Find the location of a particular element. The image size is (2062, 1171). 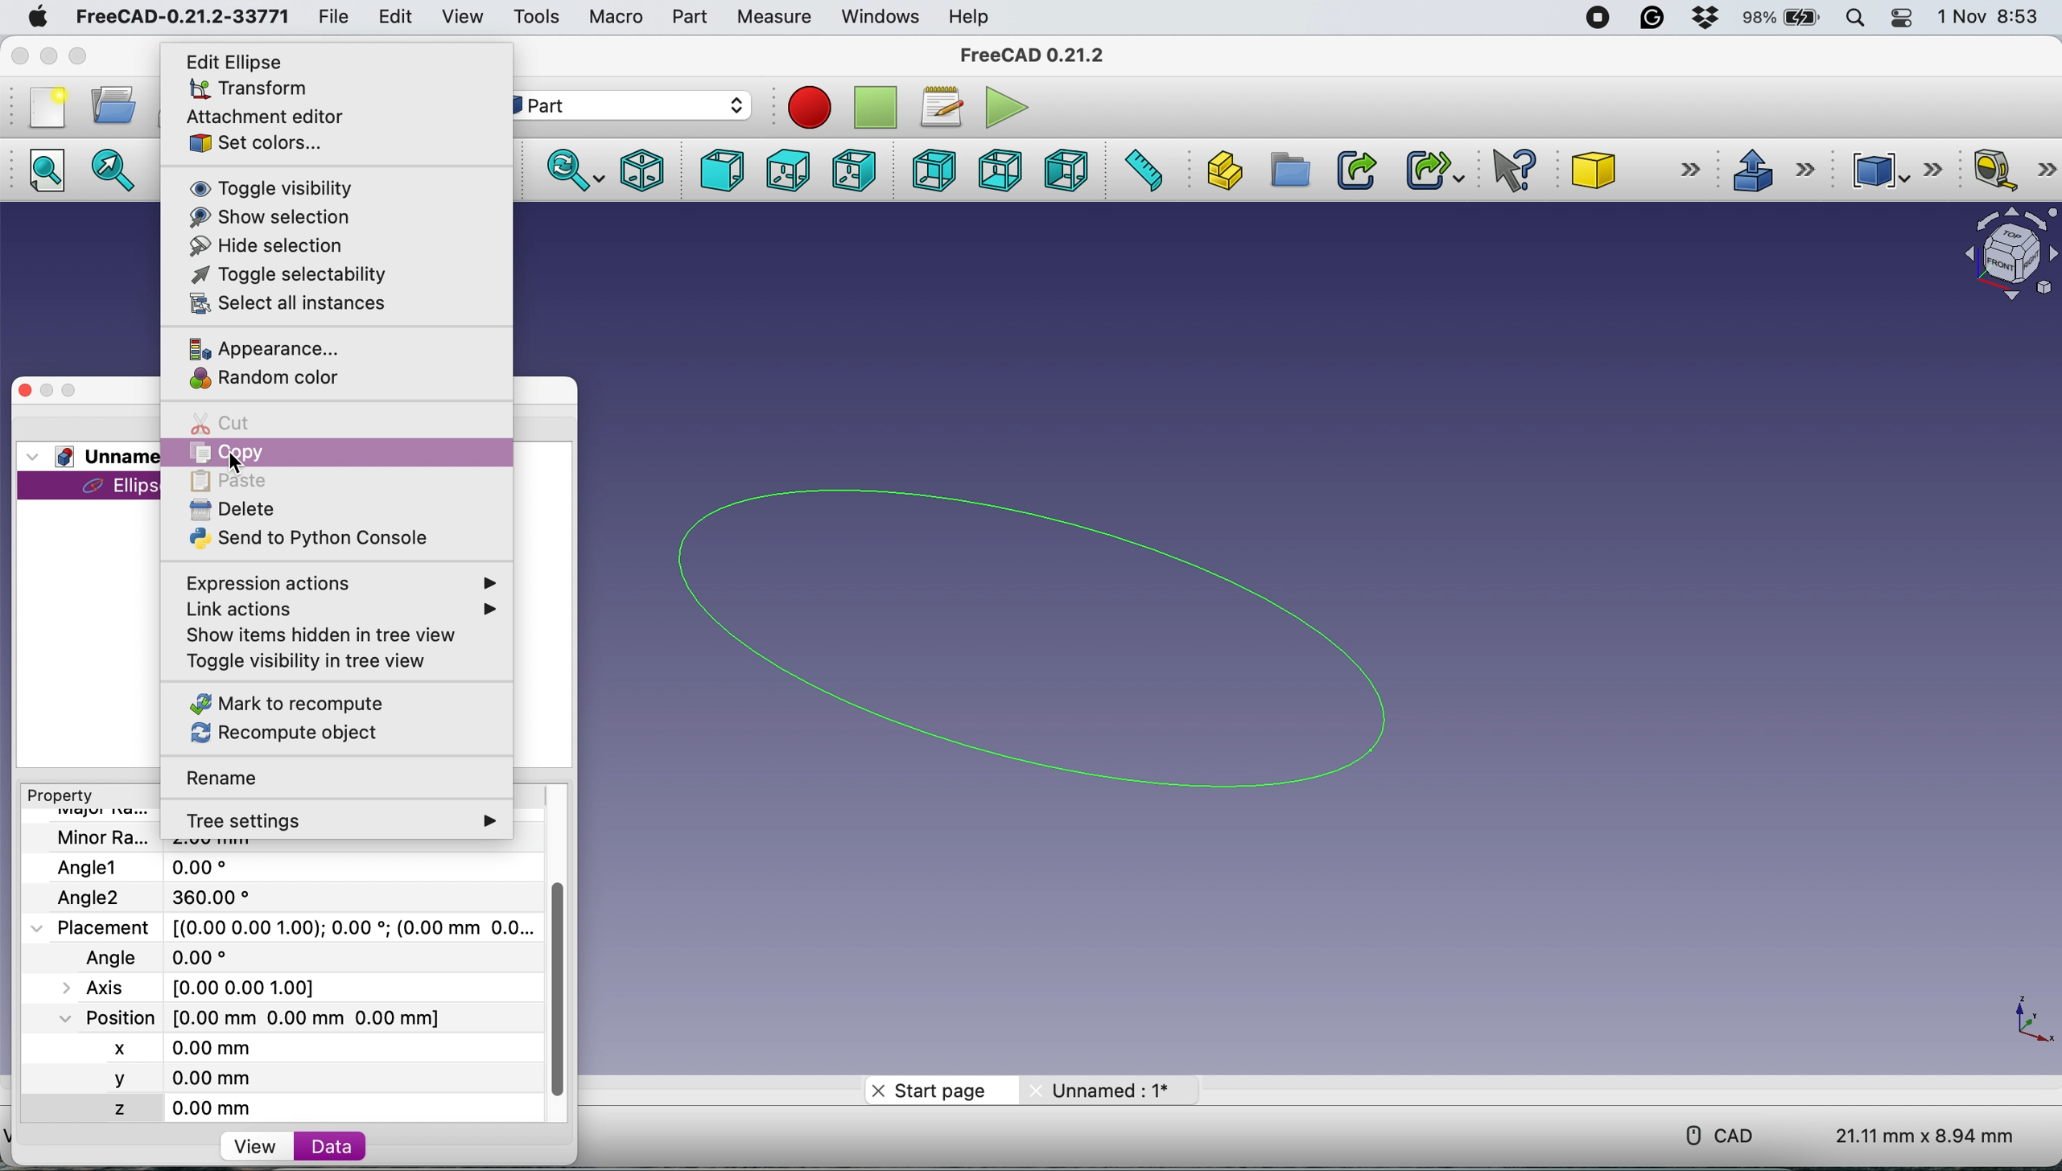

make sub link is located at coordinates (1429, 171).